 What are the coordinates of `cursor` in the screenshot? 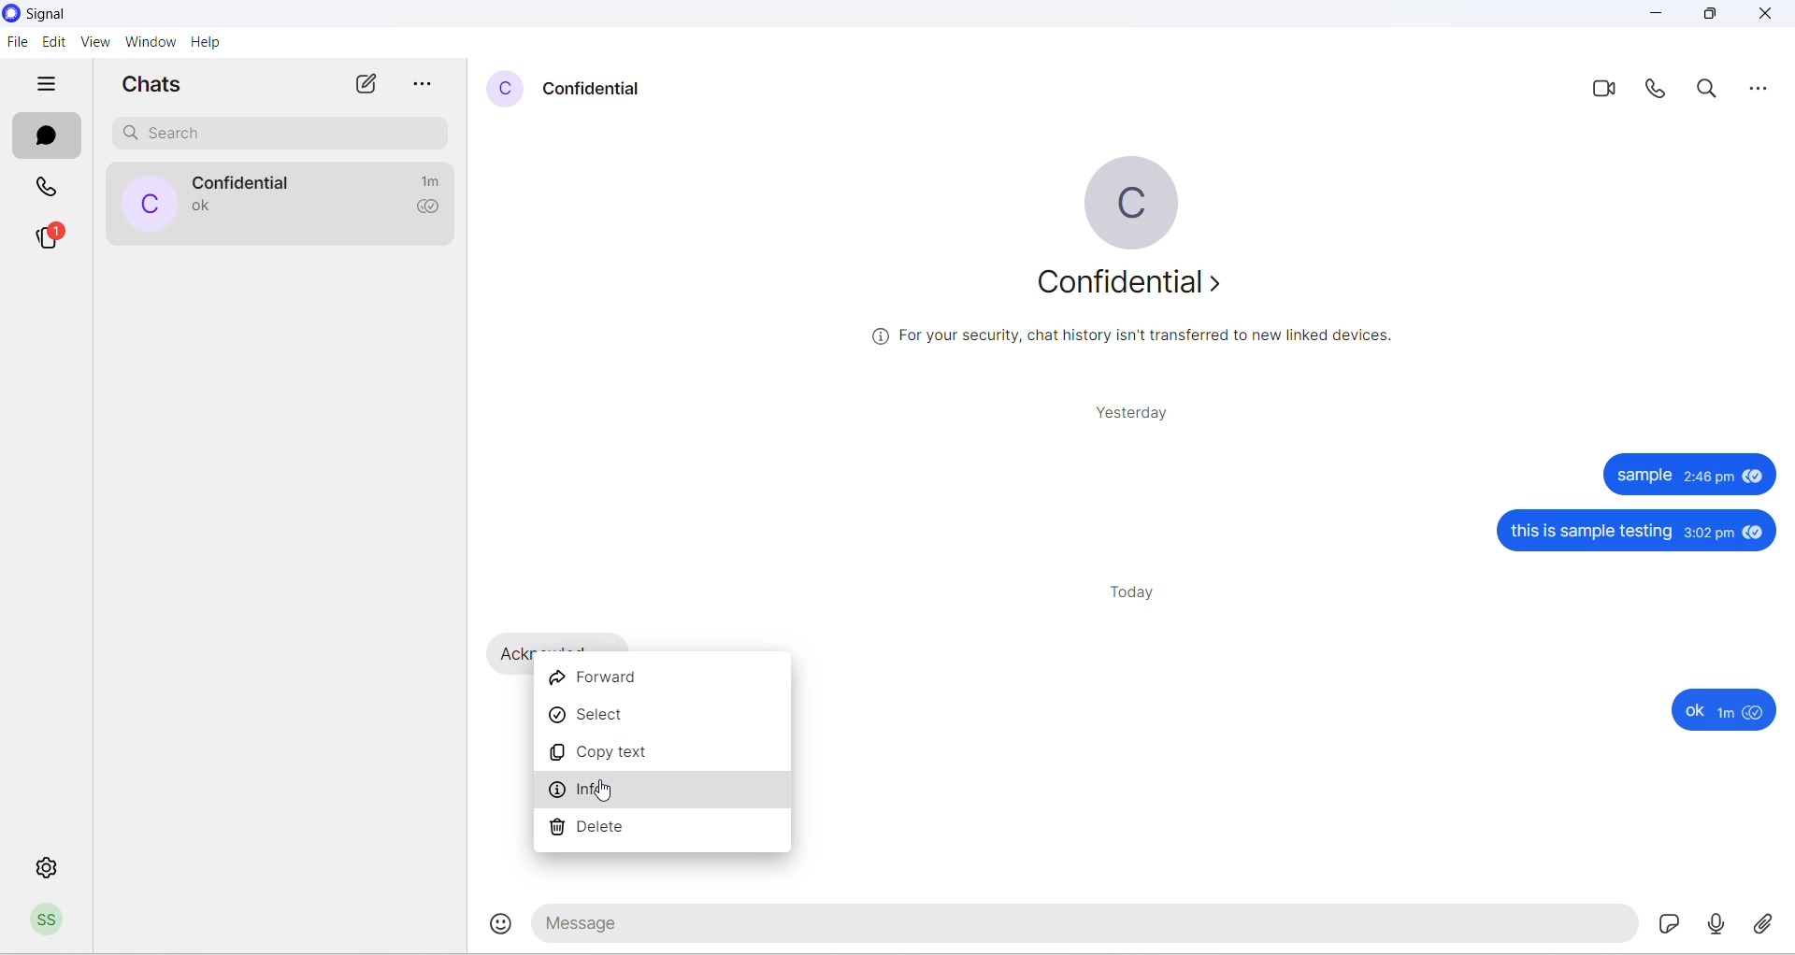 It's located at (607, 791).